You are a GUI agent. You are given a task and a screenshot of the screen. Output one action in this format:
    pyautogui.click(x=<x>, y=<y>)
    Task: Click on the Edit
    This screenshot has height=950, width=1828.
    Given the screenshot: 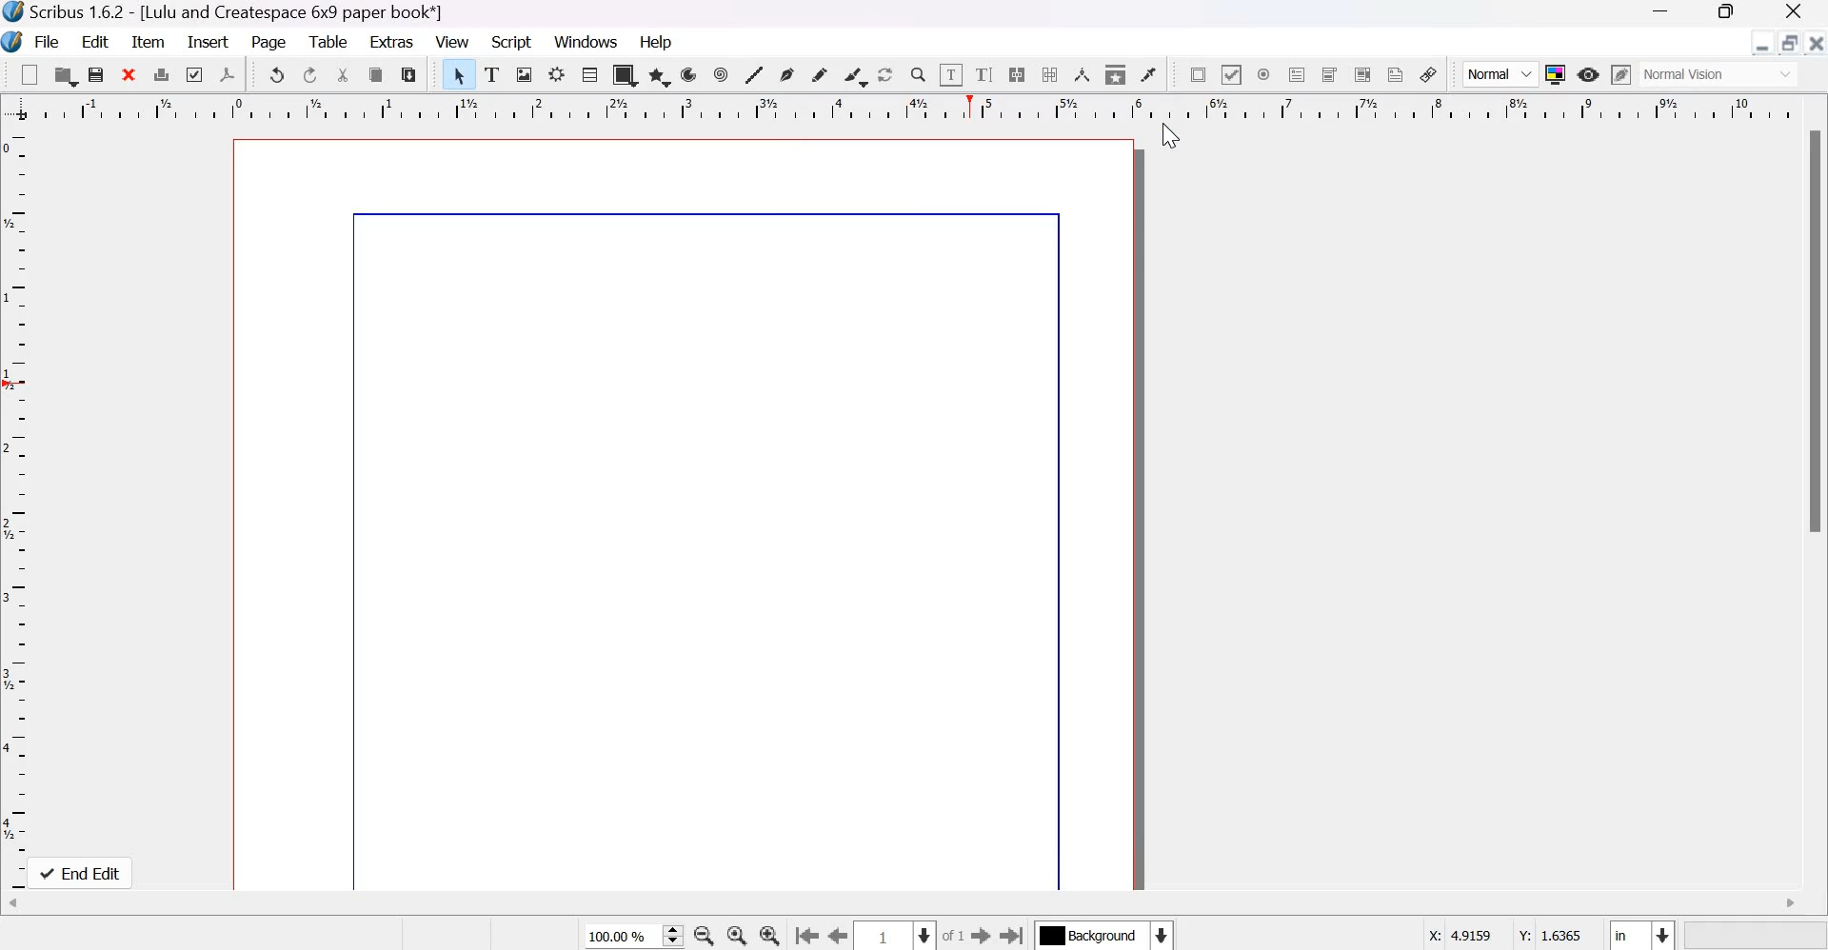 What is the action you would take?
    pyautogui.click(x=95, y=40)
    